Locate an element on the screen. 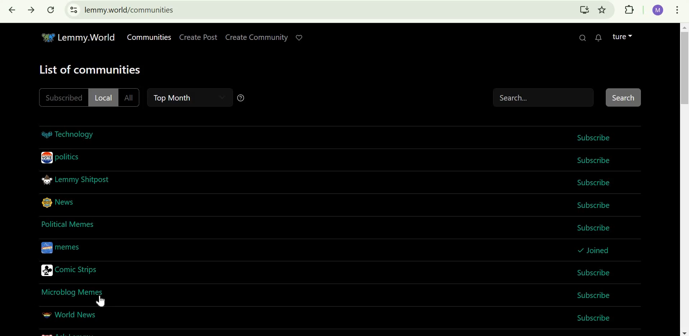 This screenshot has height=336, width=689. 0 unread messages is located at coordinates (599, 37).